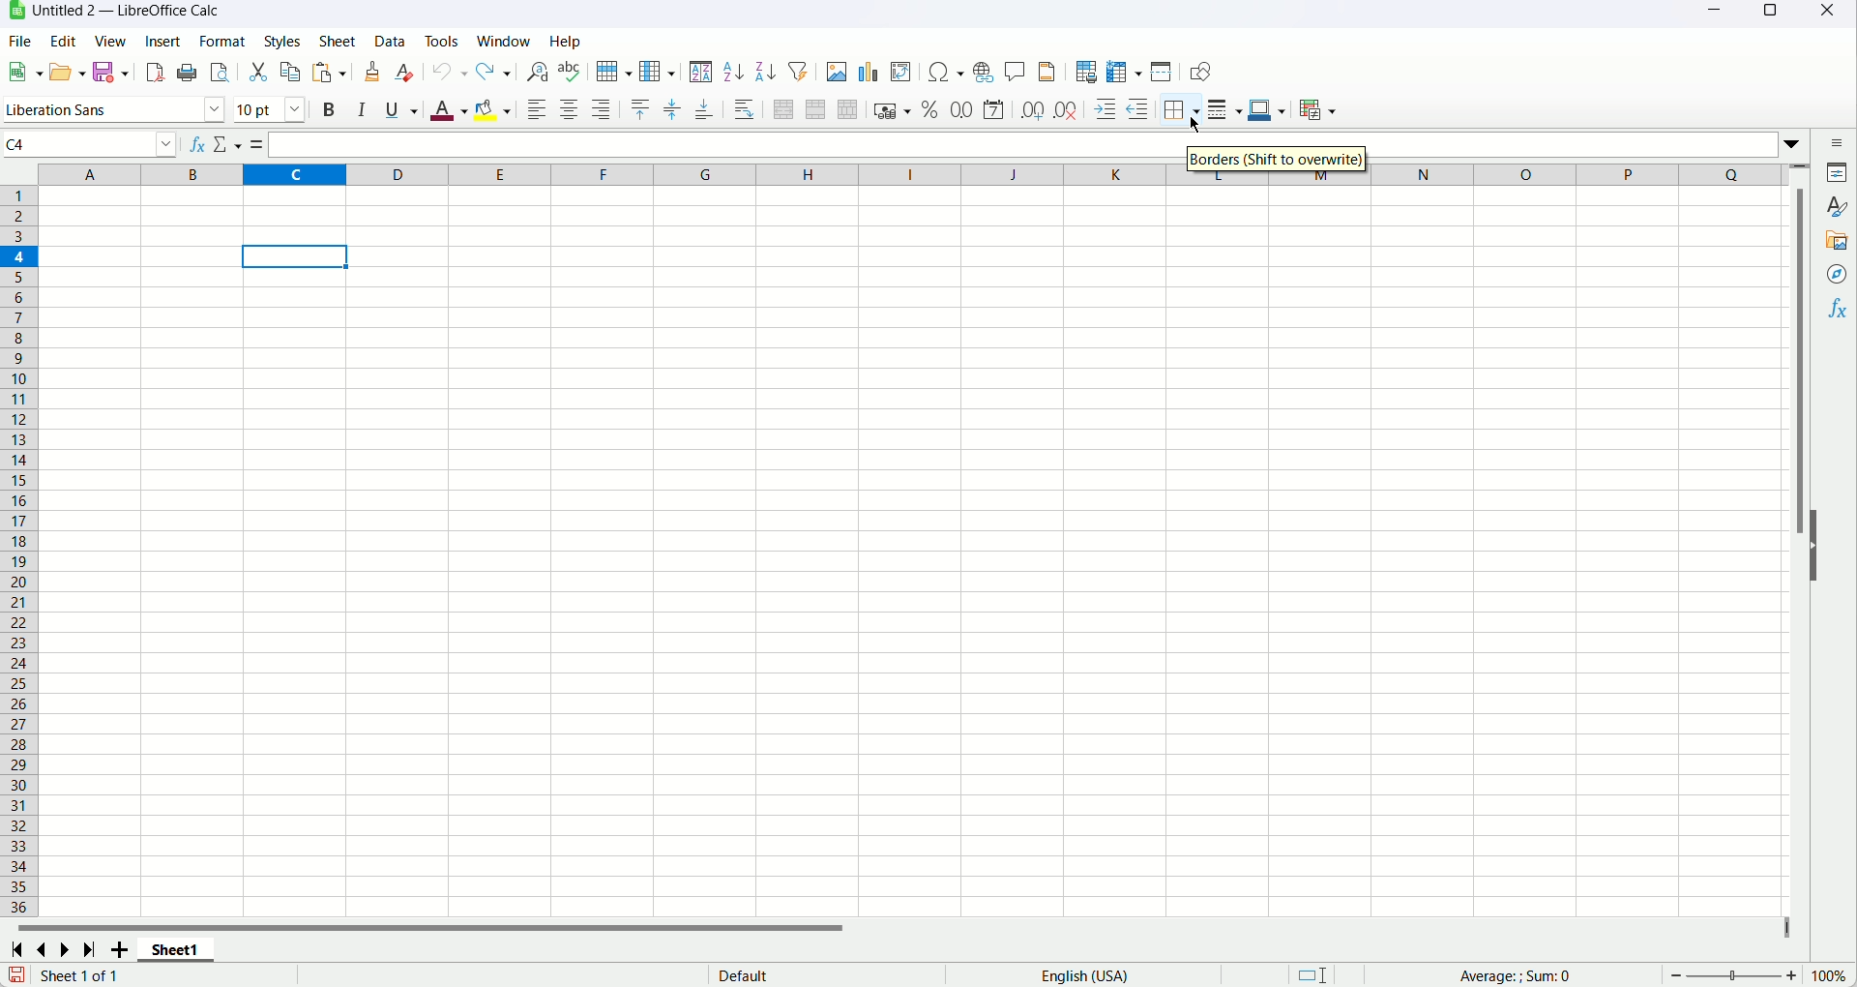 This screenshot has width=1857, height=987. Describe the element at coordinates (1795, 142) in the screenshot. I see `Expand formula bar` at that location.